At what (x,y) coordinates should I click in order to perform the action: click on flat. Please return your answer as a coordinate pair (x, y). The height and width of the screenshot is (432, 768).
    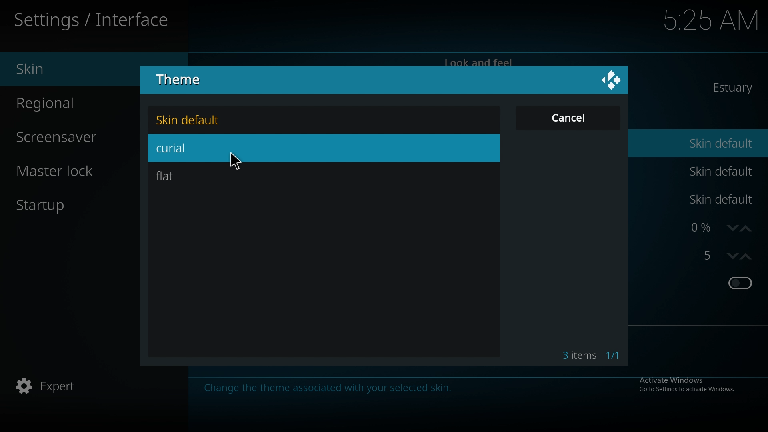
    Looking at the image, I should click on (188, 174).